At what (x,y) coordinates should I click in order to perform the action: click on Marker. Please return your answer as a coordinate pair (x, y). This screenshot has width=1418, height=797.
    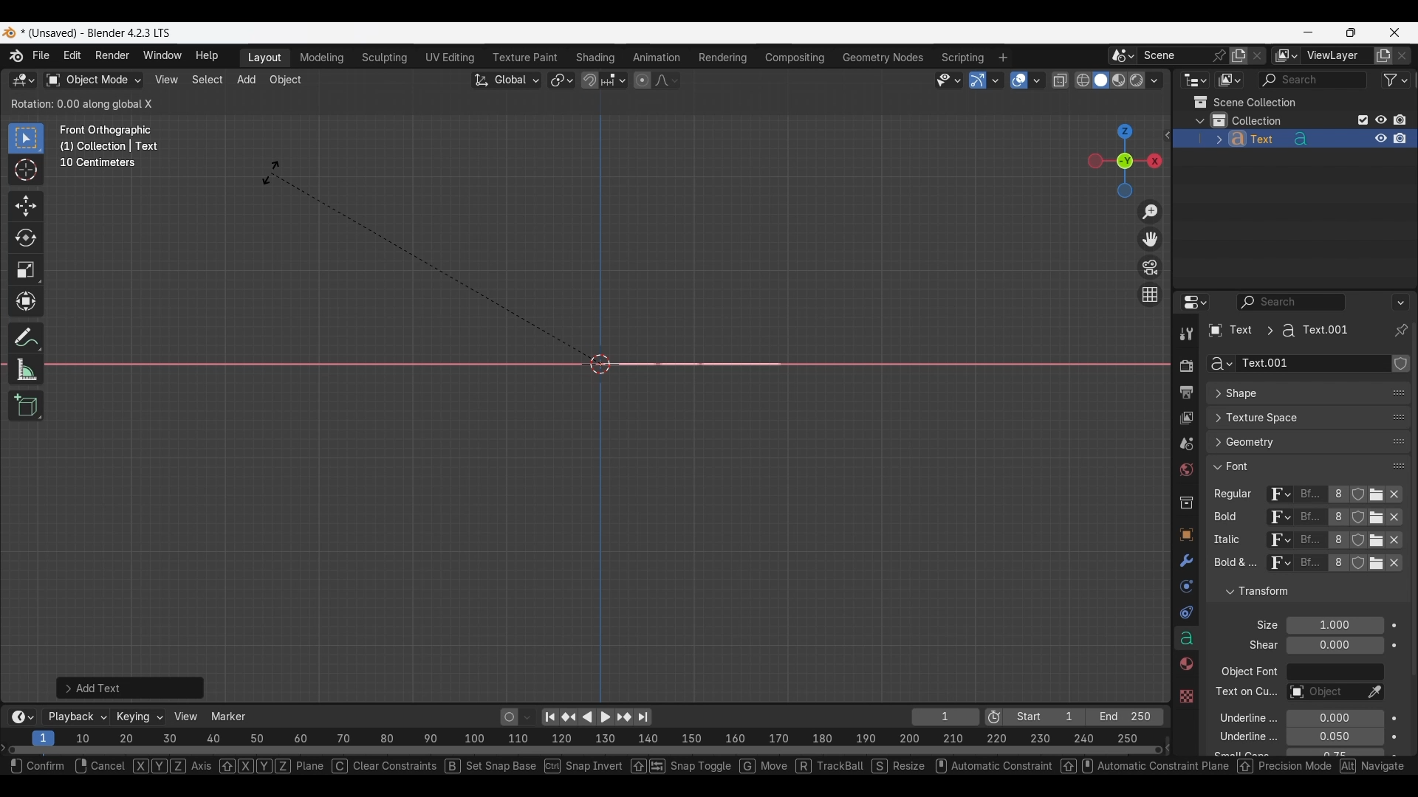
    Looking at the image, I should click on (229, 717).